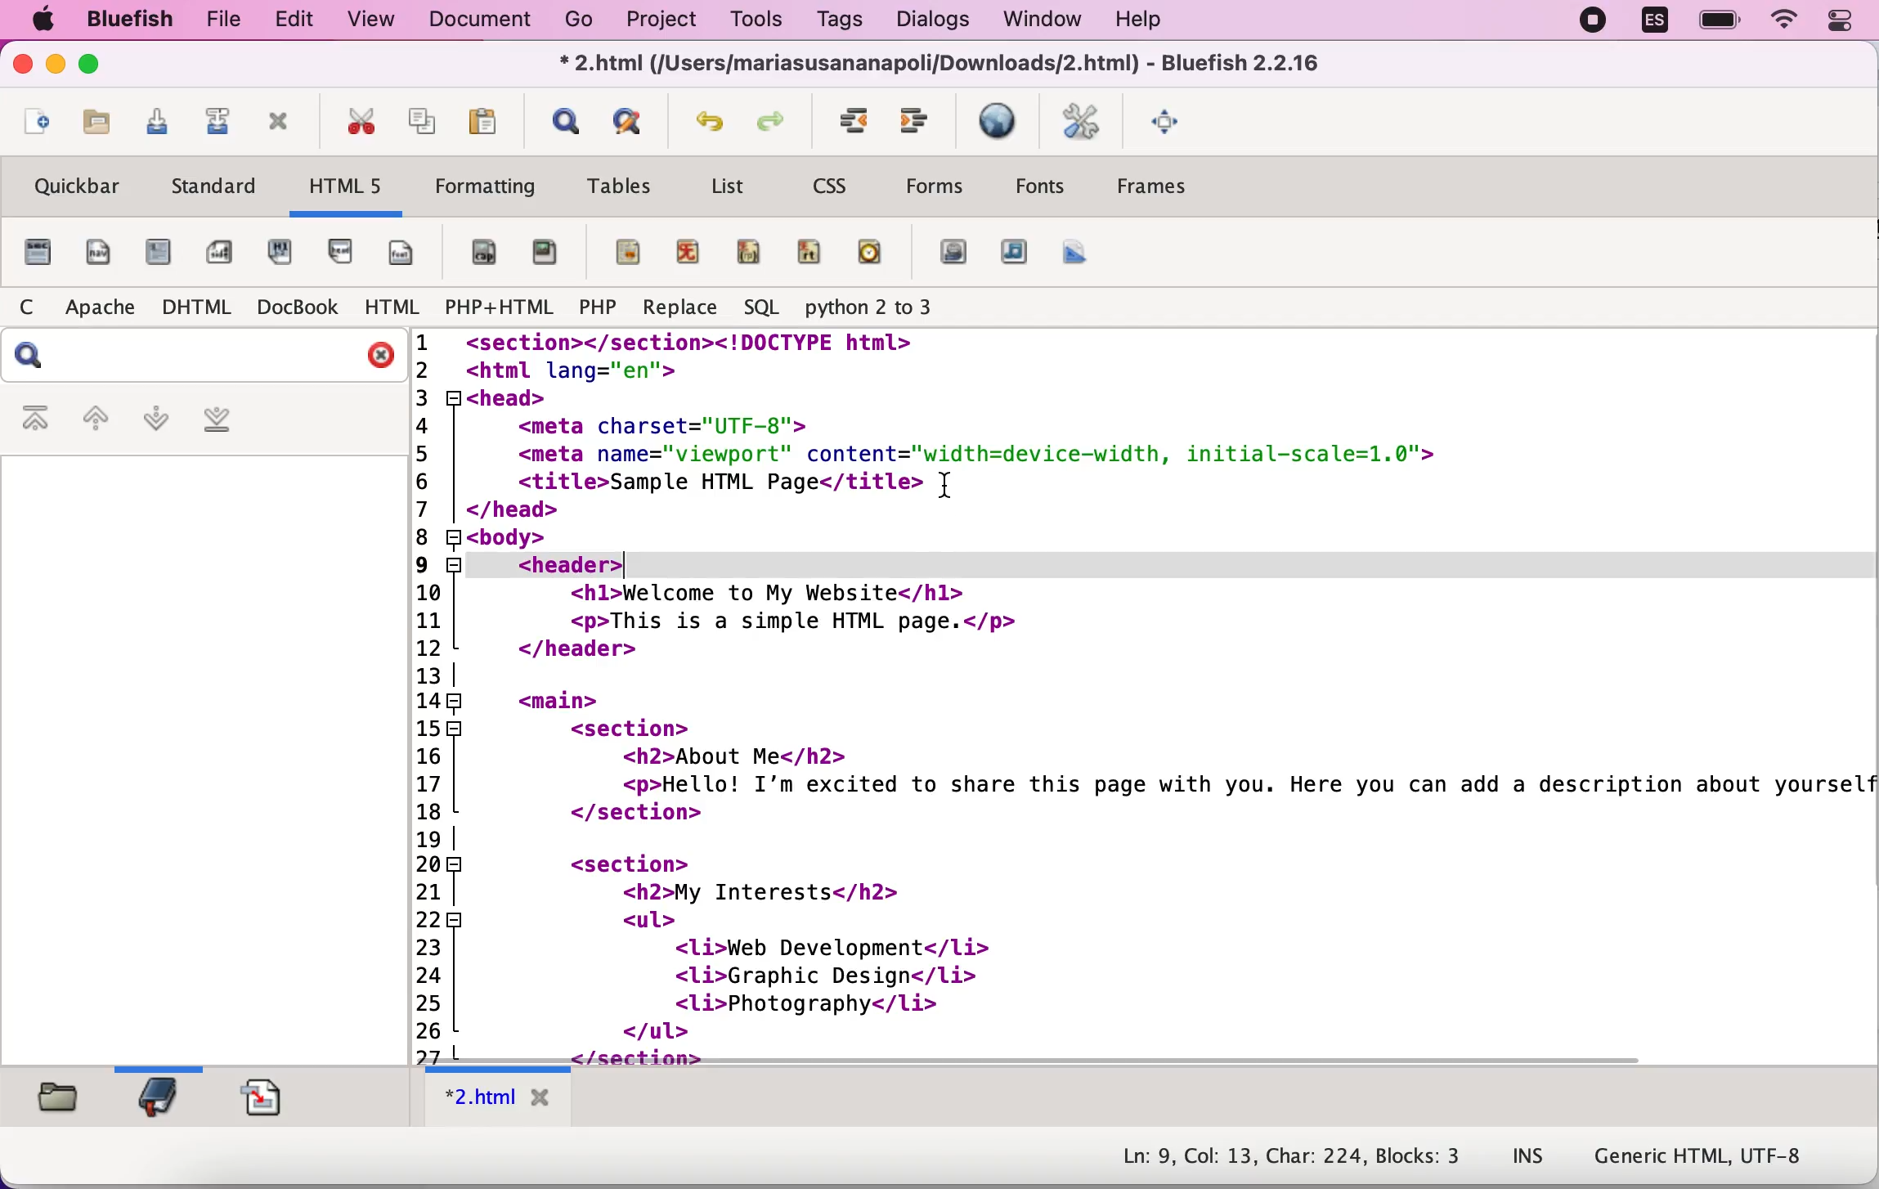 The height and width of the screenshot is (1189, 1879). What do you see at coordinates (484, 253) in the screenshot?
I see `figure caption` at bounding box center [484, 253].